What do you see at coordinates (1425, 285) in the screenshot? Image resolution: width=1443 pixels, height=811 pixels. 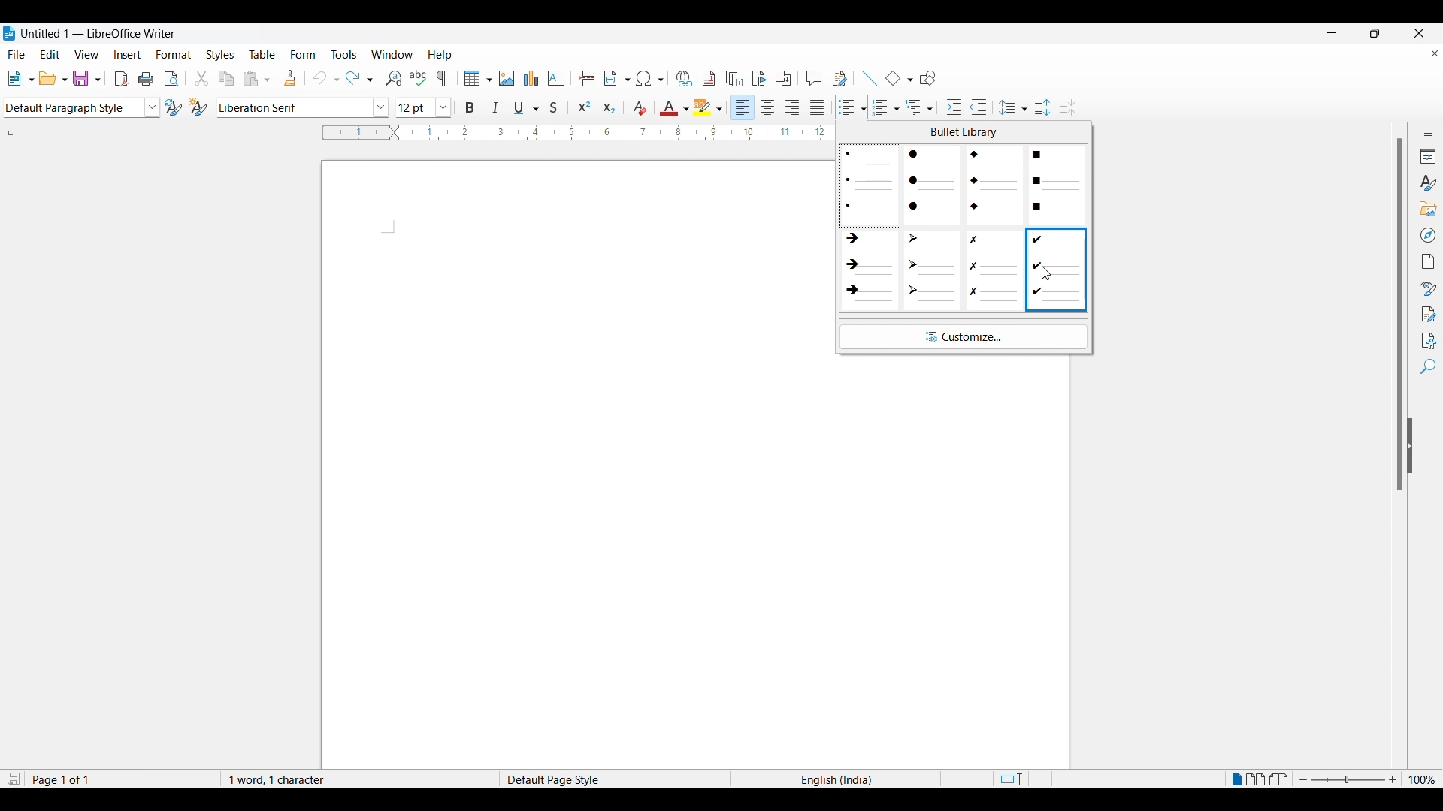 I see `Style inspector` at bounding box center [1425, 285].